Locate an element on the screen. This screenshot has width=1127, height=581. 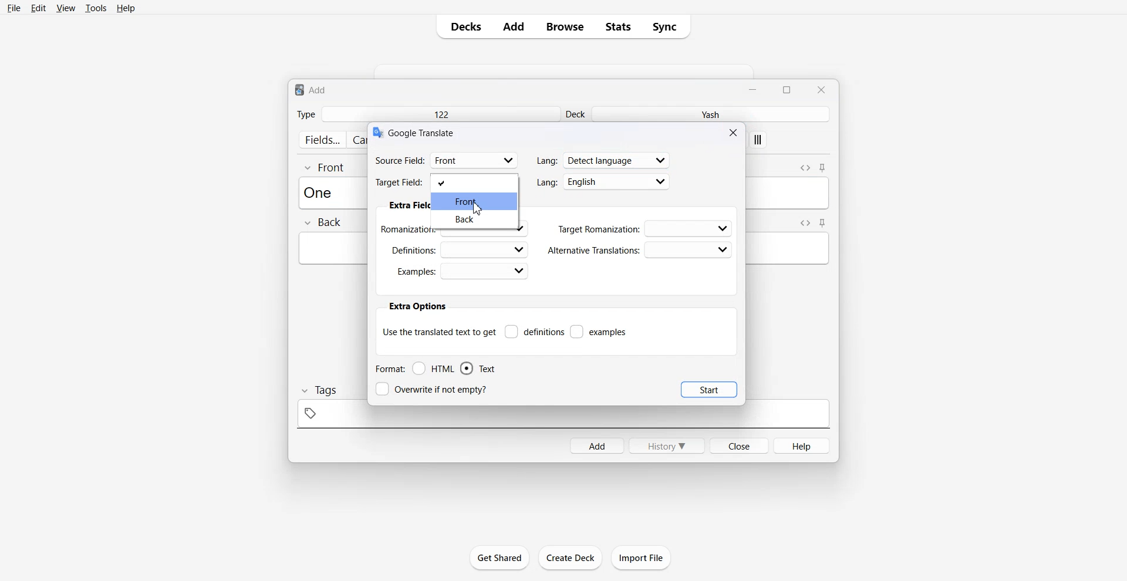
Target Romanization is located at coordinates (646, 228).